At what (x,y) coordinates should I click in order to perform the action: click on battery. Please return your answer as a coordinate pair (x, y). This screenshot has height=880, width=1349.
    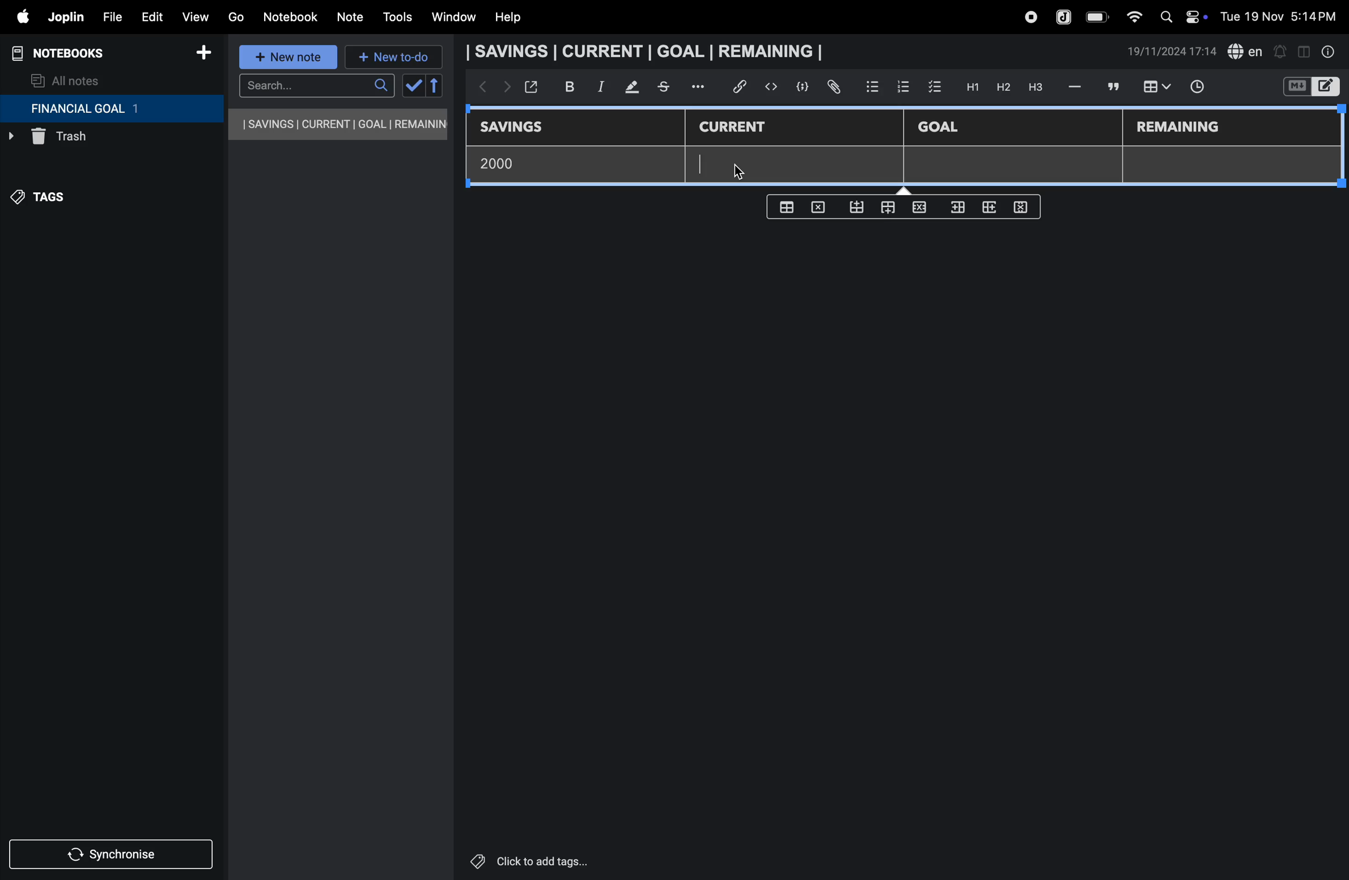
    Looking at the image, I should click on (1098, 17).